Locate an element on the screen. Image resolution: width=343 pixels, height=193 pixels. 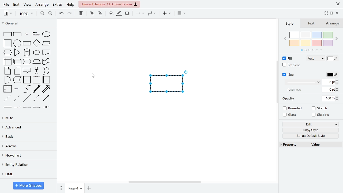
general shapes is located at coordinates (7, 70).